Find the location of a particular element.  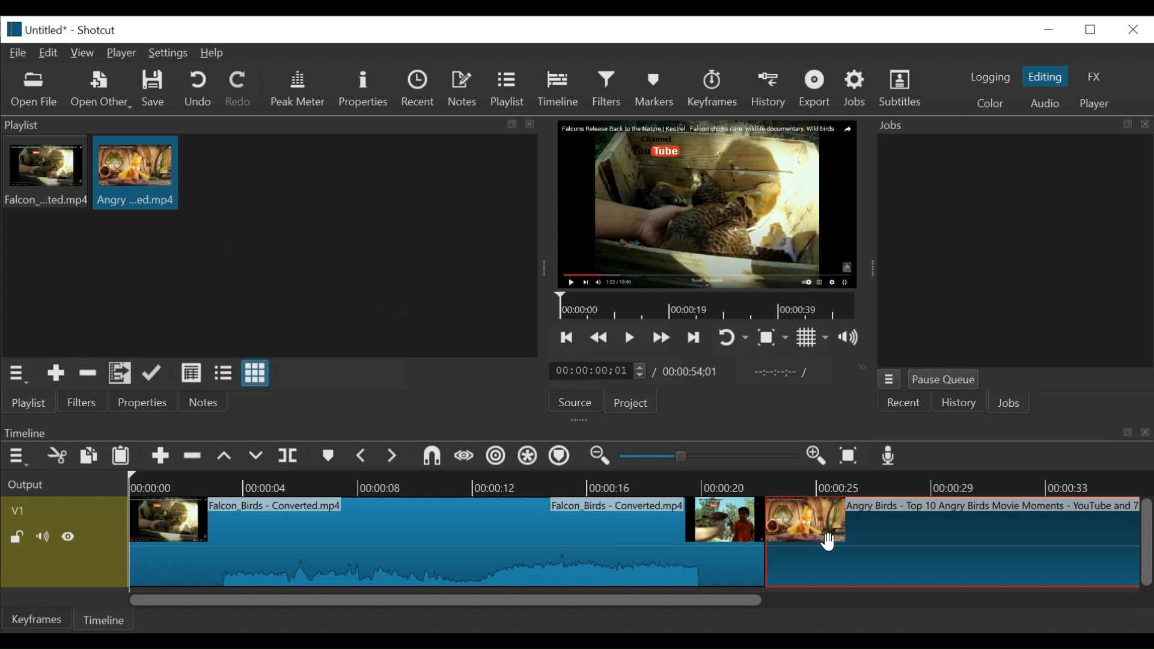

slider is located at coordinates (704, 457).